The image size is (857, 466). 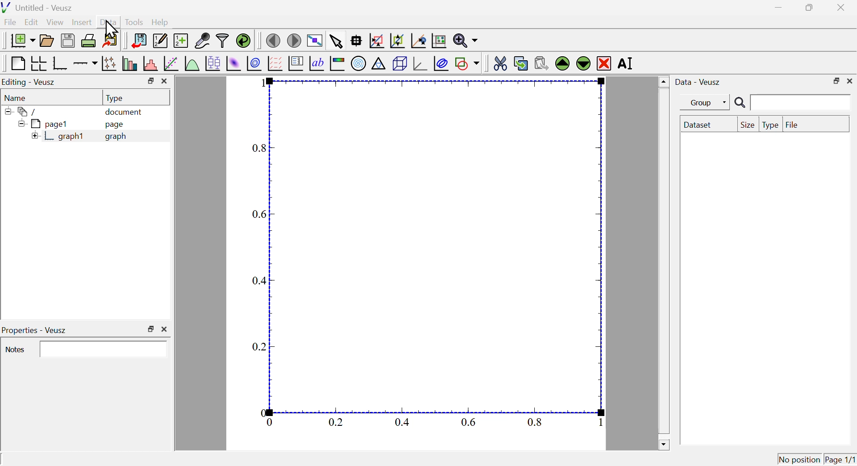 What do you see at coordinates (258, 281) in the screenshot?
I see `0.4` at bounding box center [258, 281].